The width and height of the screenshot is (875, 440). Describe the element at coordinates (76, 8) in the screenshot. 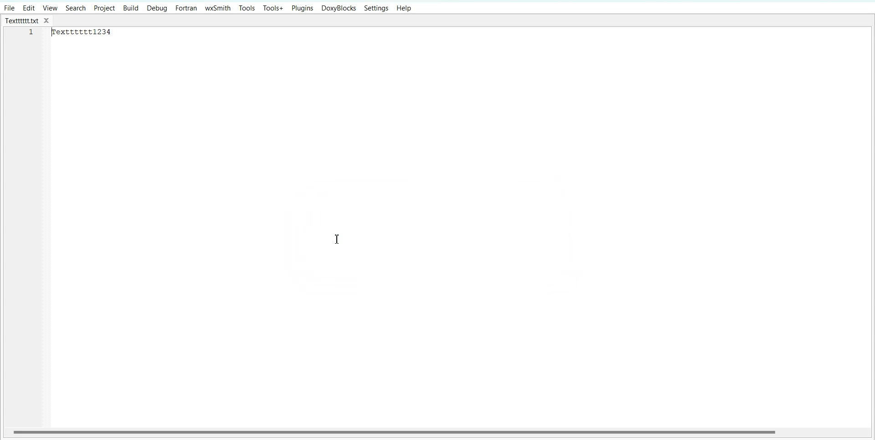

I see `Search` at that location.